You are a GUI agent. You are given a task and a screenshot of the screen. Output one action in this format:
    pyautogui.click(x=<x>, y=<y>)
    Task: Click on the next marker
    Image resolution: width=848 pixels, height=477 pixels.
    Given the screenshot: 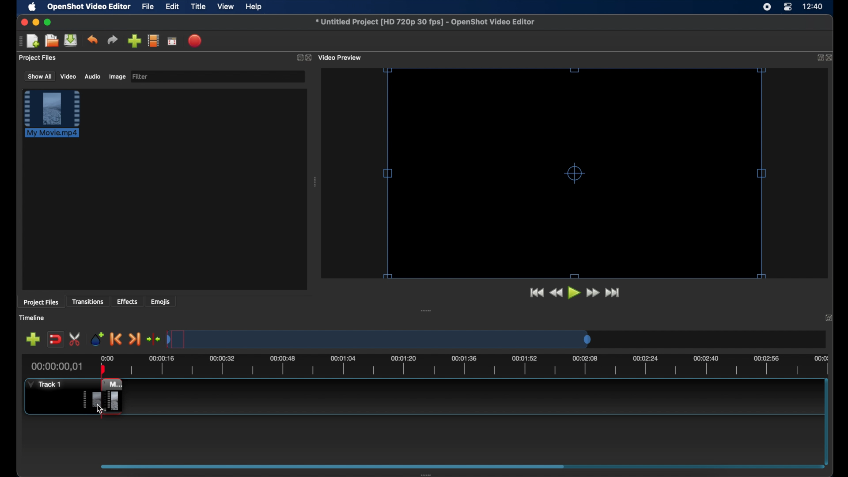 What is the action you would take?
    pyautogui.click(x=135, y=340)
    